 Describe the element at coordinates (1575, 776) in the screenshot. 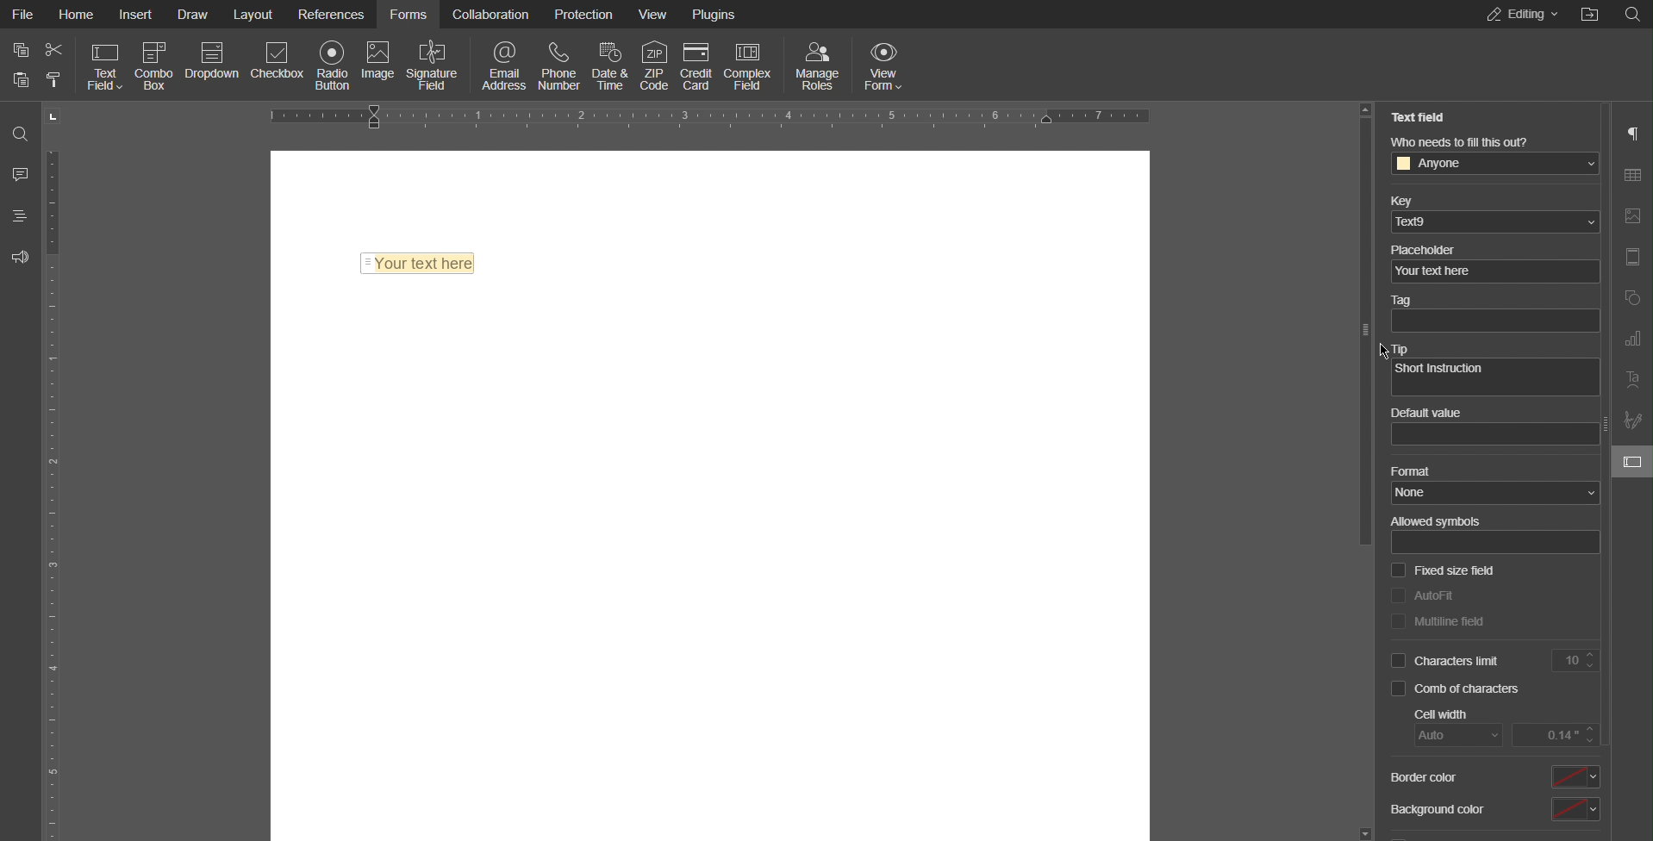

I see `select border color` at that location.